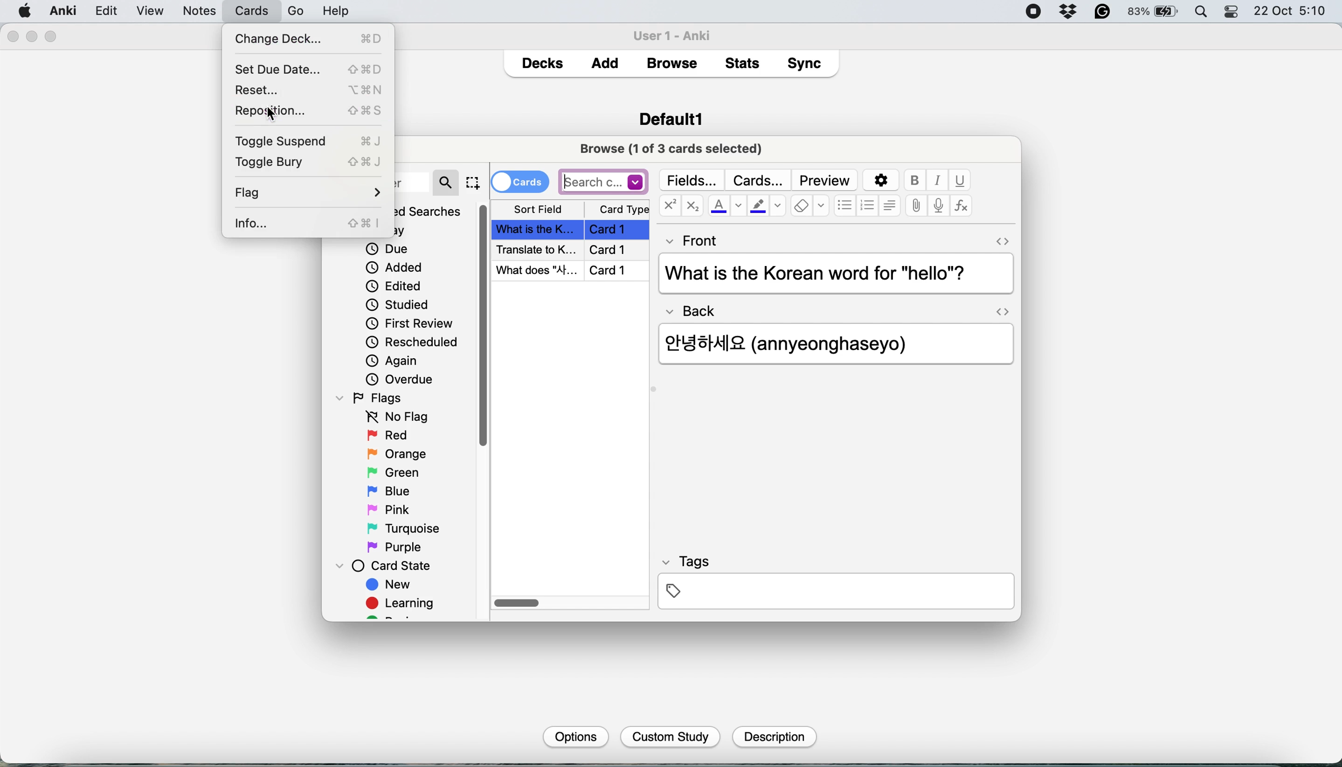  What do you see at coordinates (675, 147) in the screenshot?
I see `Browse (1 of 3 cards selected)` at bounding box center [675, 147].